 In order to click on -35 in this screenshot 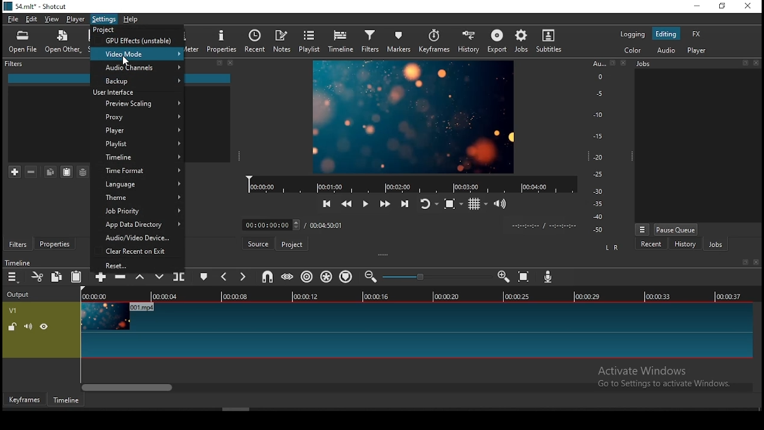, I will do `click(596, 204)`.